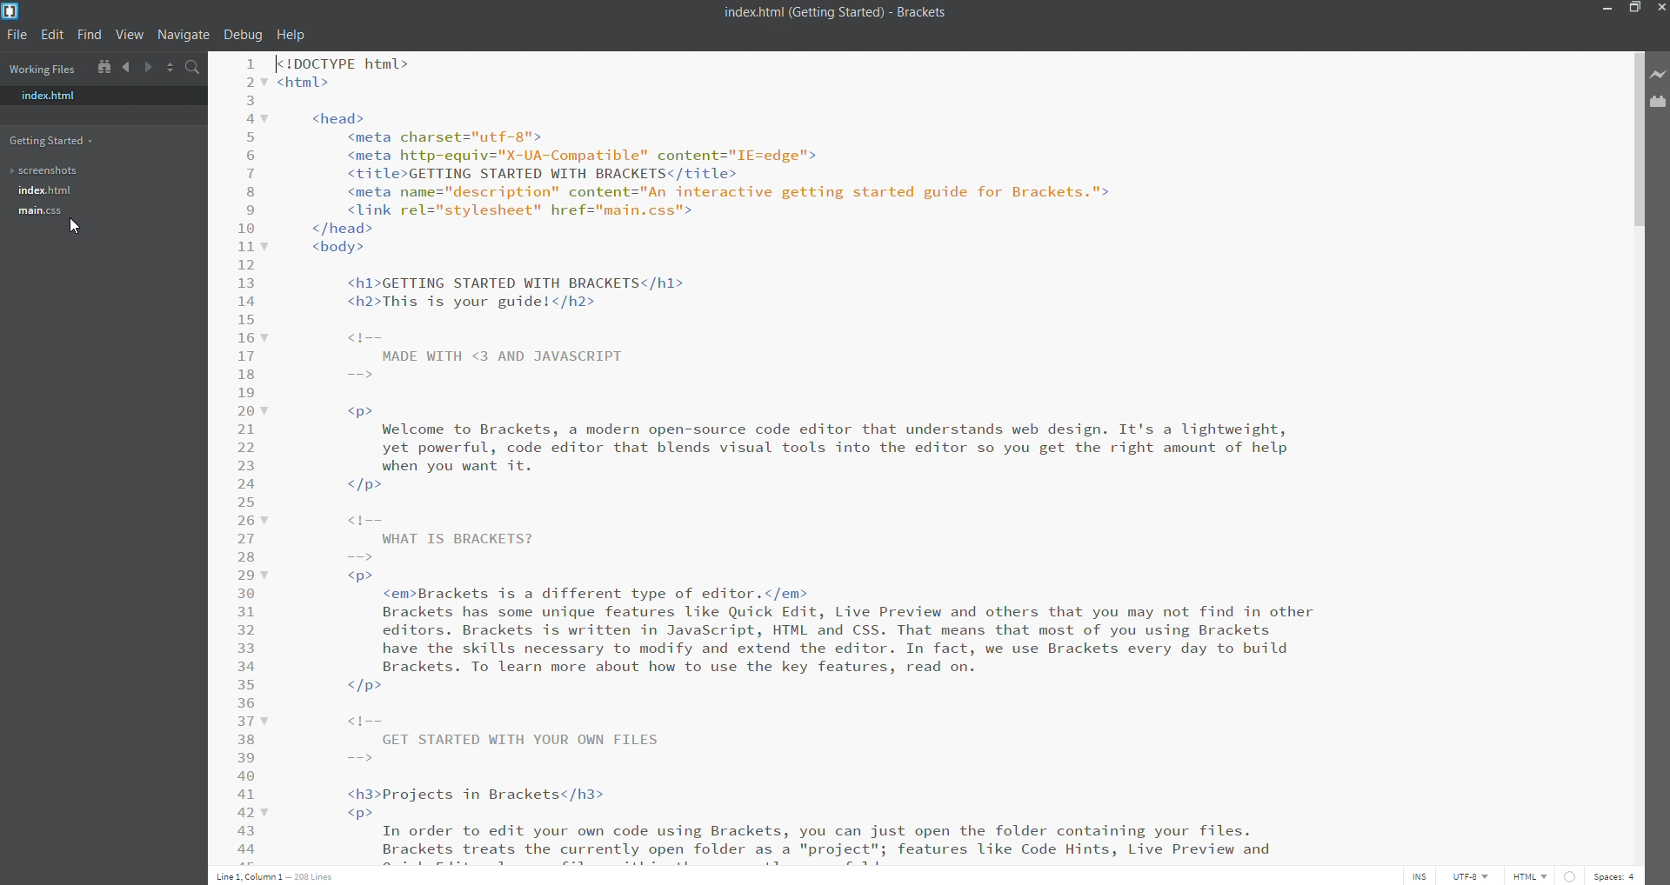  What do you see at coordinates (53, 141) in the screenshot?
I see `Getting Started` at bounding box center [53, 141].